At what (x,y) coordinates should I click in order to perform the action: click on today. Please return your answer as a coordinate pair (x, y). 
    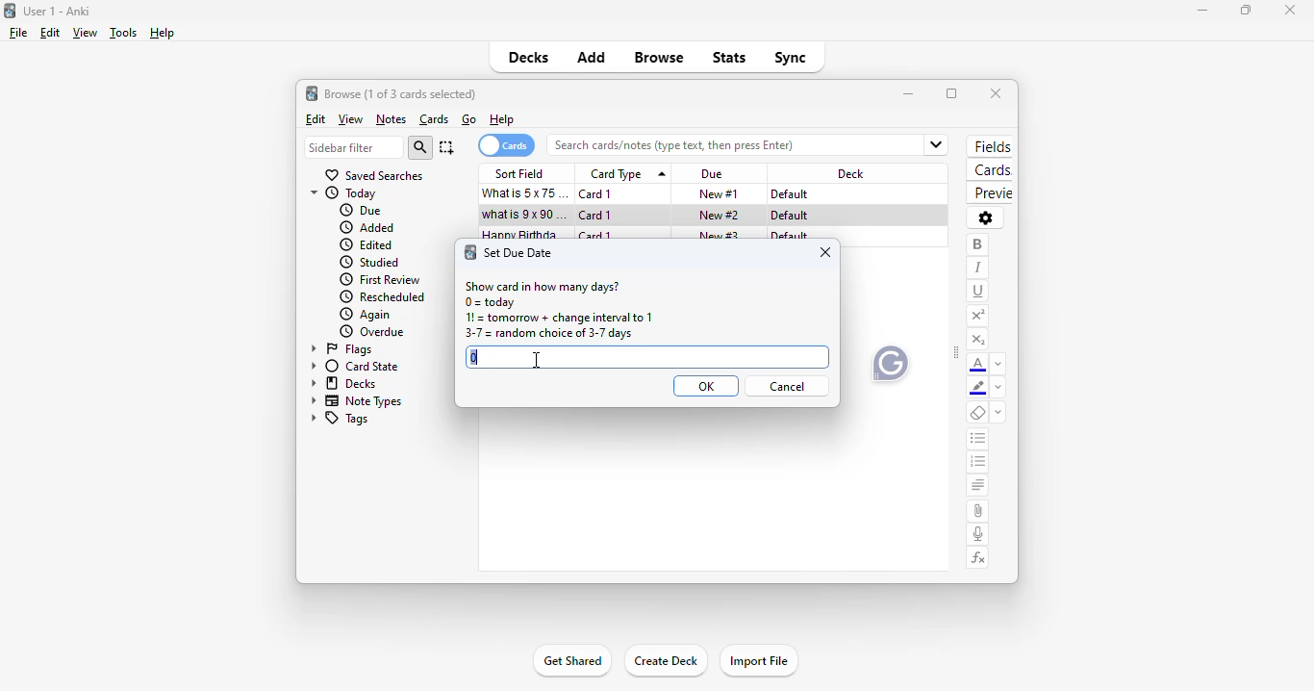
    Looking at the image, I should click on (344, 193).